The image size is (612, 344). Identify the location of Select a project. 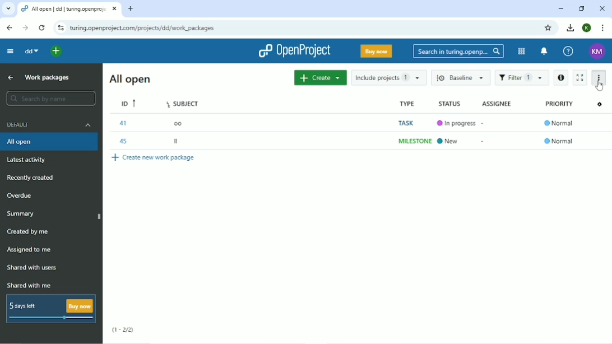
(55, 52).